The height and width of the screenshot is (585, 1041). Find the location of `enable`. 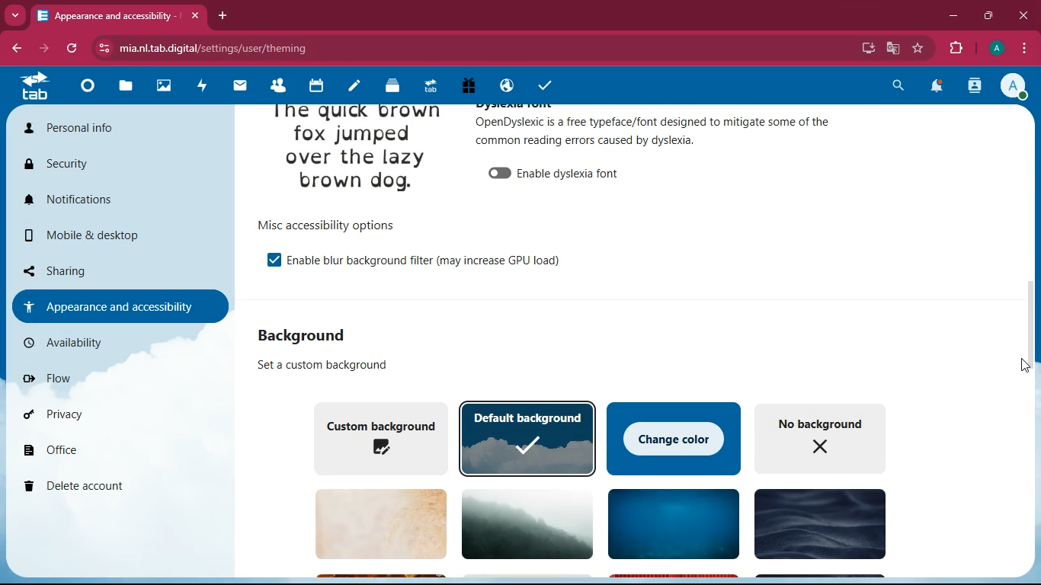

enable is located at coordinates (424, 259).